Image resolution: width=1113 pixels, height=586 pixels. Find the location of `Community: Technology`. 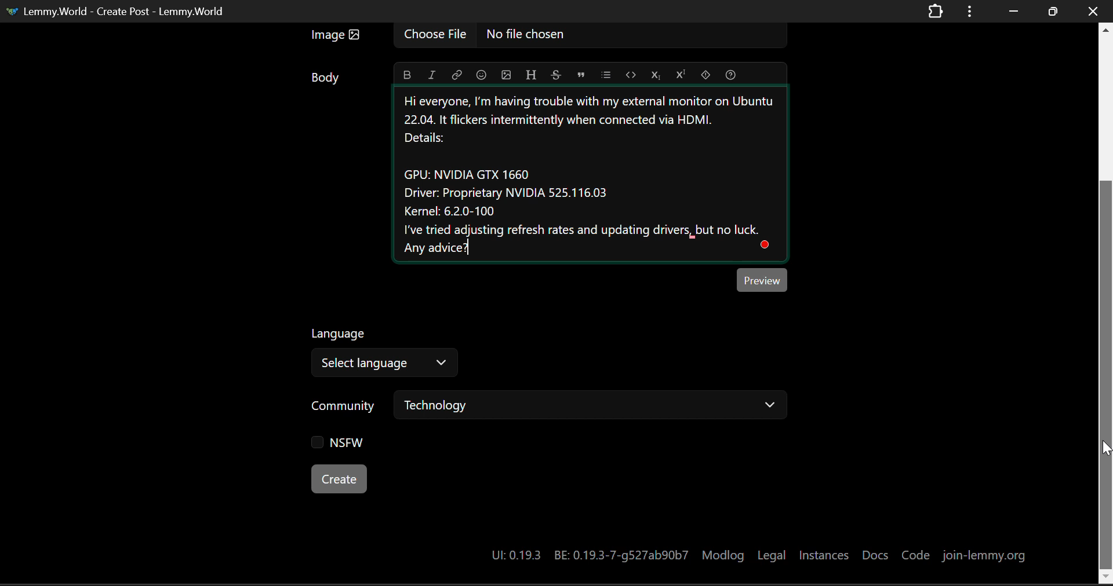

Community: Technology is located at coordinates (551, 407).